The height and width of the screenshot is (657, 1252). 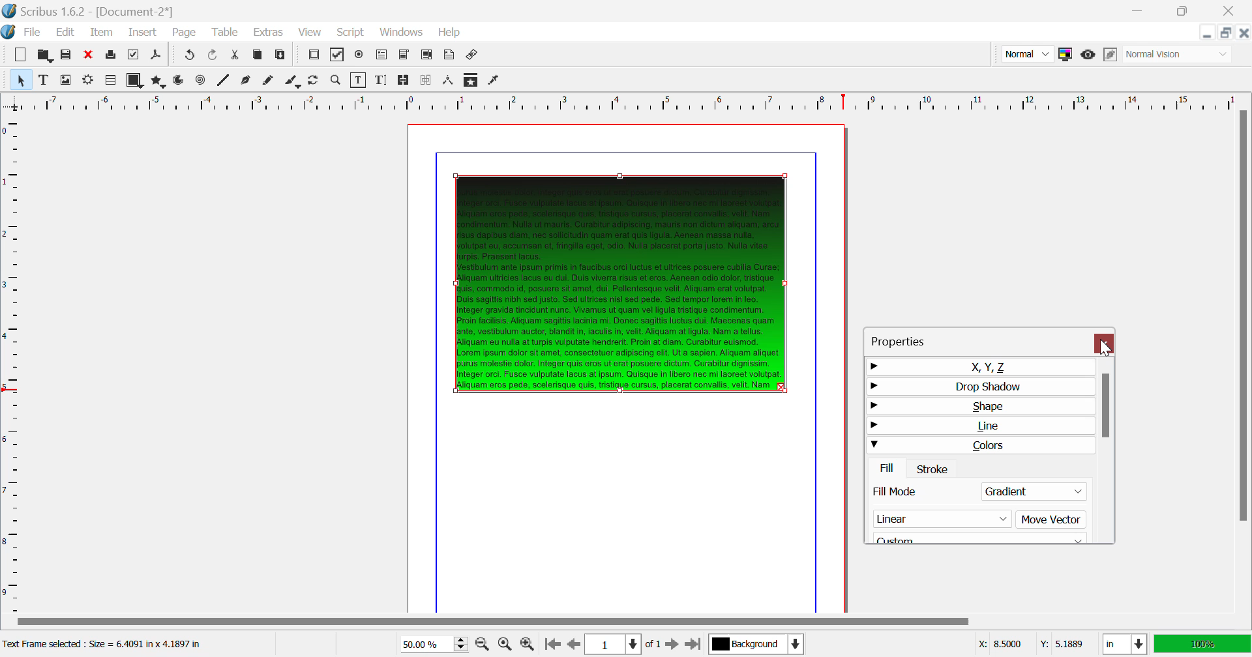 What do you see at coordinates (336, 80) in the screenshot?
I see `Zoom` at bounding box center [336, 80].